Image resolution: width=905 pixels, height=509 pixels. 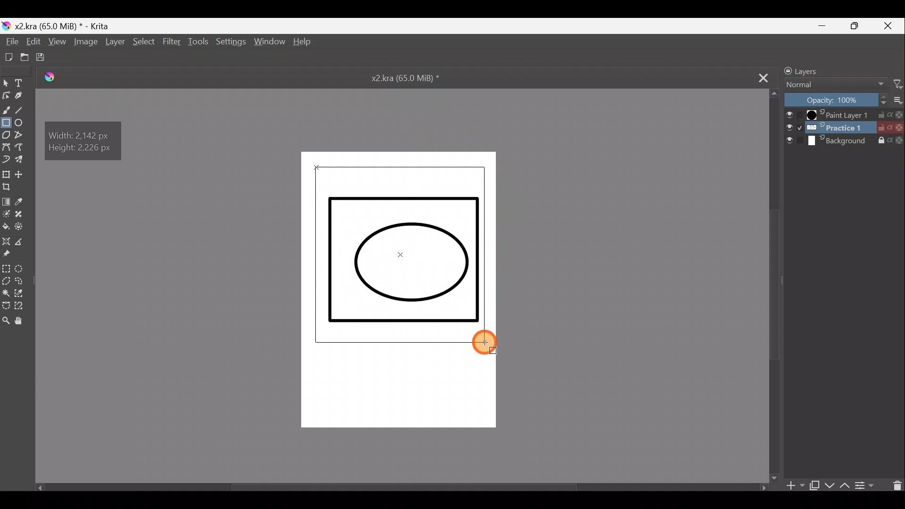 I want to click on Freehand selection tool, so click(x=21, y=282).